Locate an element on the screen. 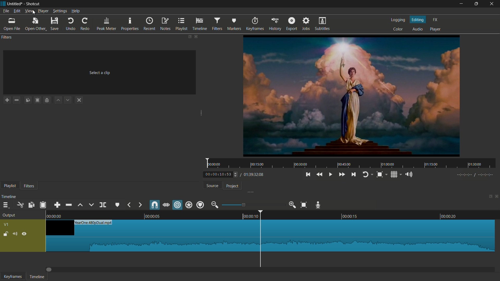 This screenshot has width=500, height=281. view menu is located at coordinates (29, 11).